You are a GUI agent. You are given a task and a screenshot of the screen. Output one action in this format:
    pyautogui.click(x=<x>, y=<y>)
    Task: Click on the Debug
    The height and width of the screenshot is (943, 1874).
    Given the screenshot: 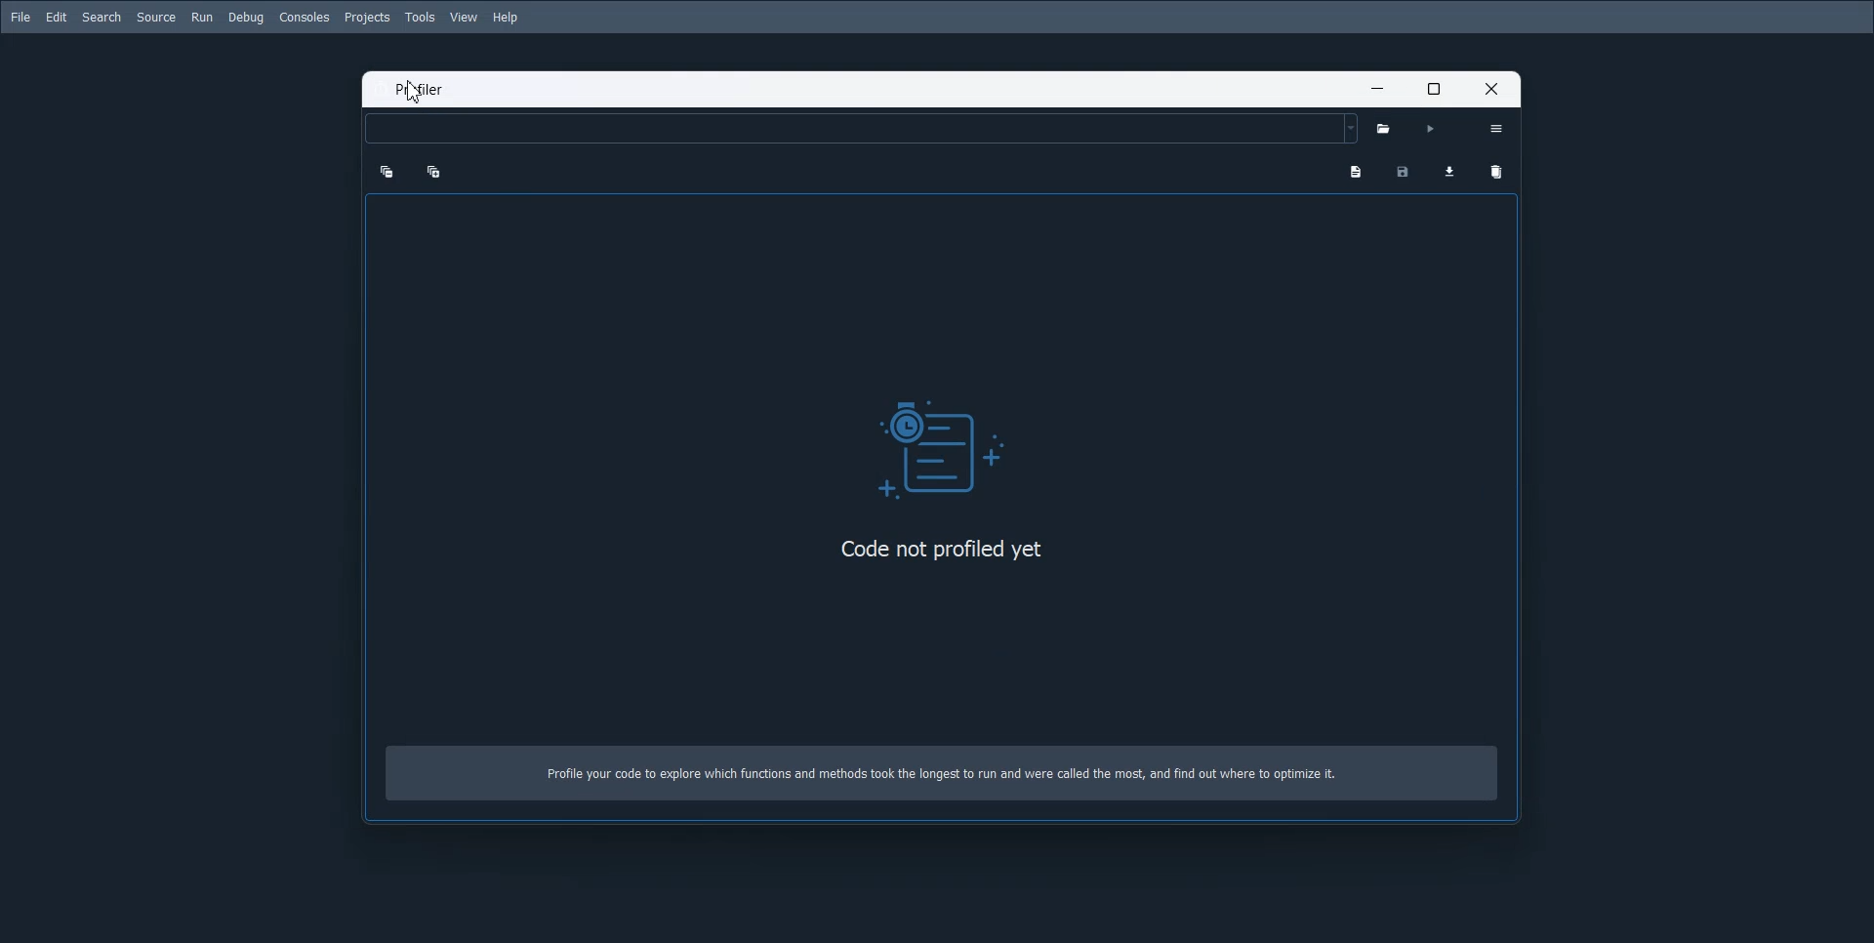 What is the action you would take?
    pyautogui.click(x=246, y=19)
    